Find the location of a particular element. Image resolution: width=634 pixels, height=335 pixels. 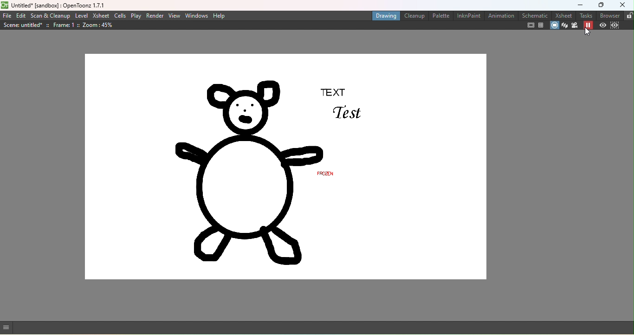

Animation is located at coordinates (501, 16).